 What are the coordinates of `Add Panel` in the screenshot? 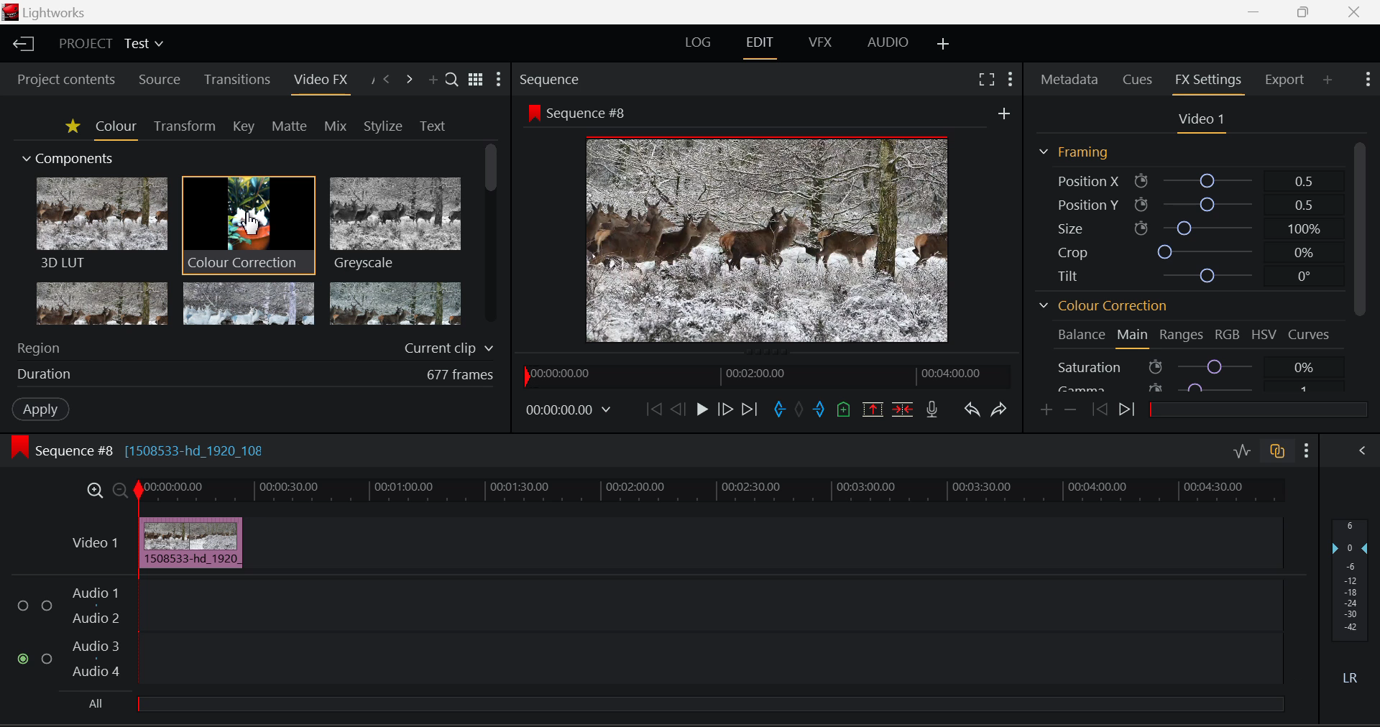 It's located at (431, 79).